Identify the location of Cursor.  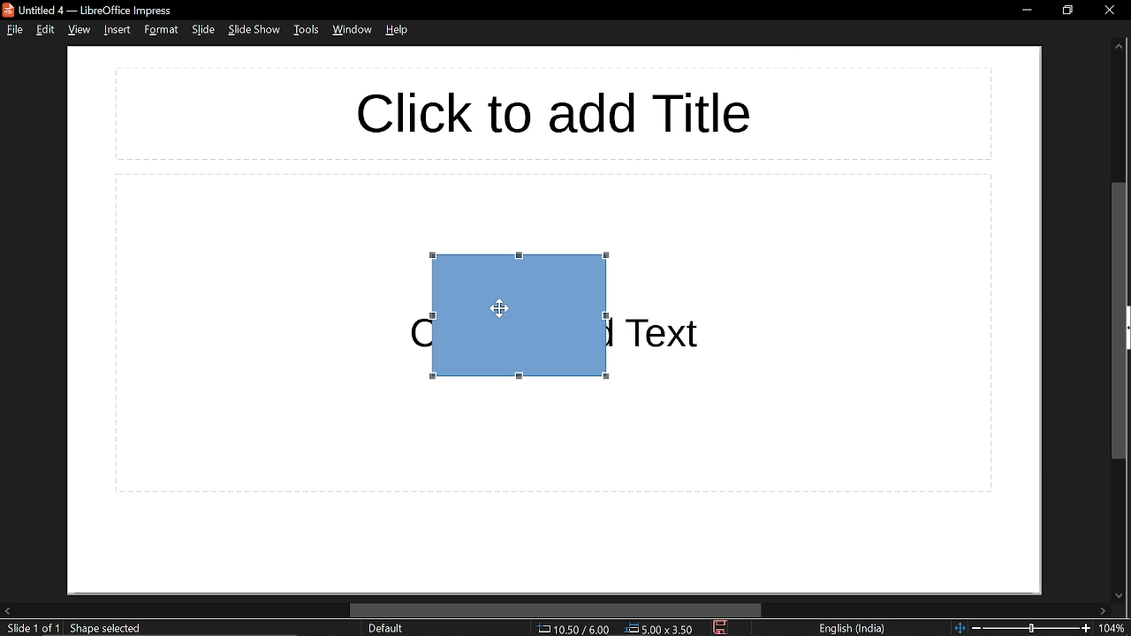
(497, 309).